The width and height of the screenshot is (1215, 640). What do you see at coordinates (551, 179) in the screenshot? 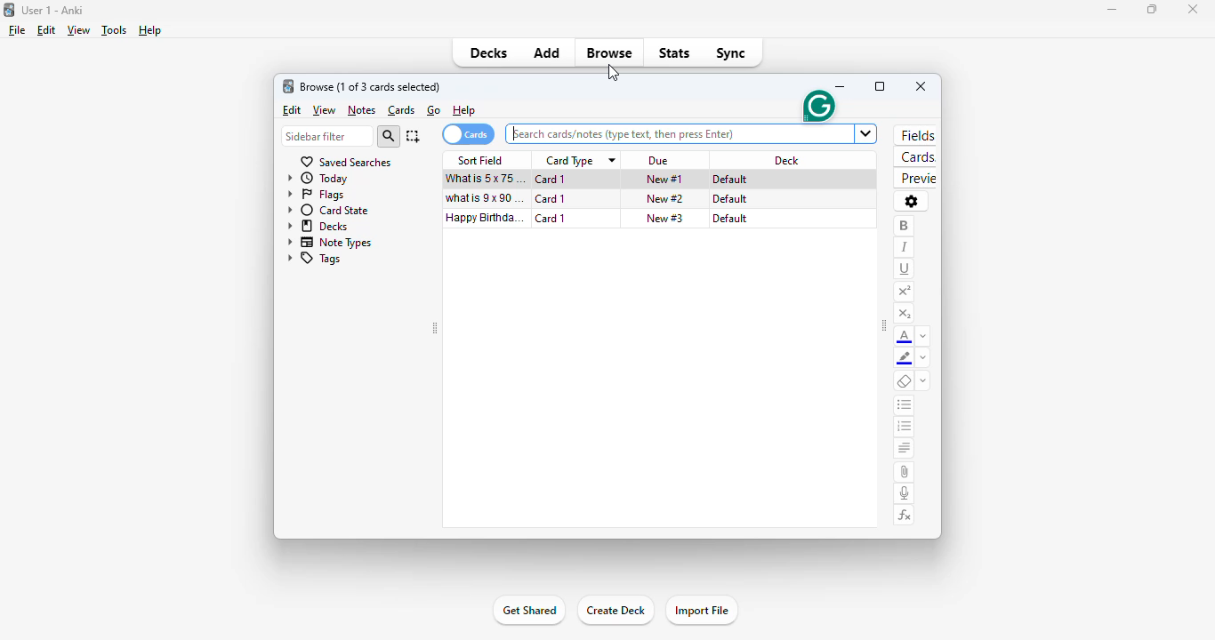
I see `card 1` at bounding box center [551, 179].